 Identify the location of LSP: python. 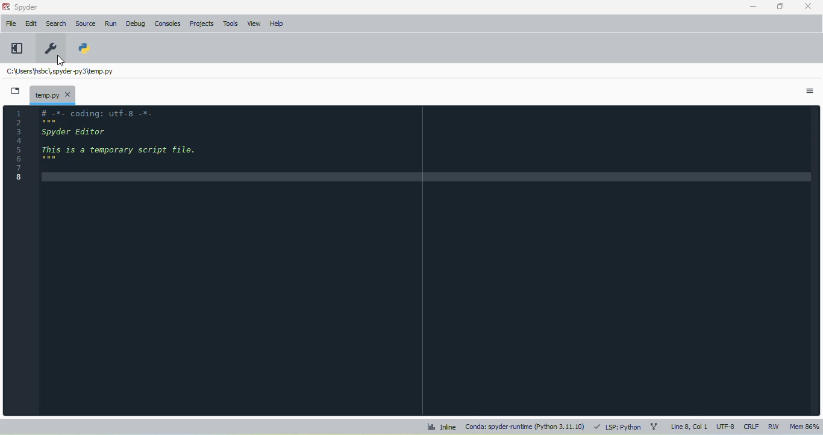
(618, 427).